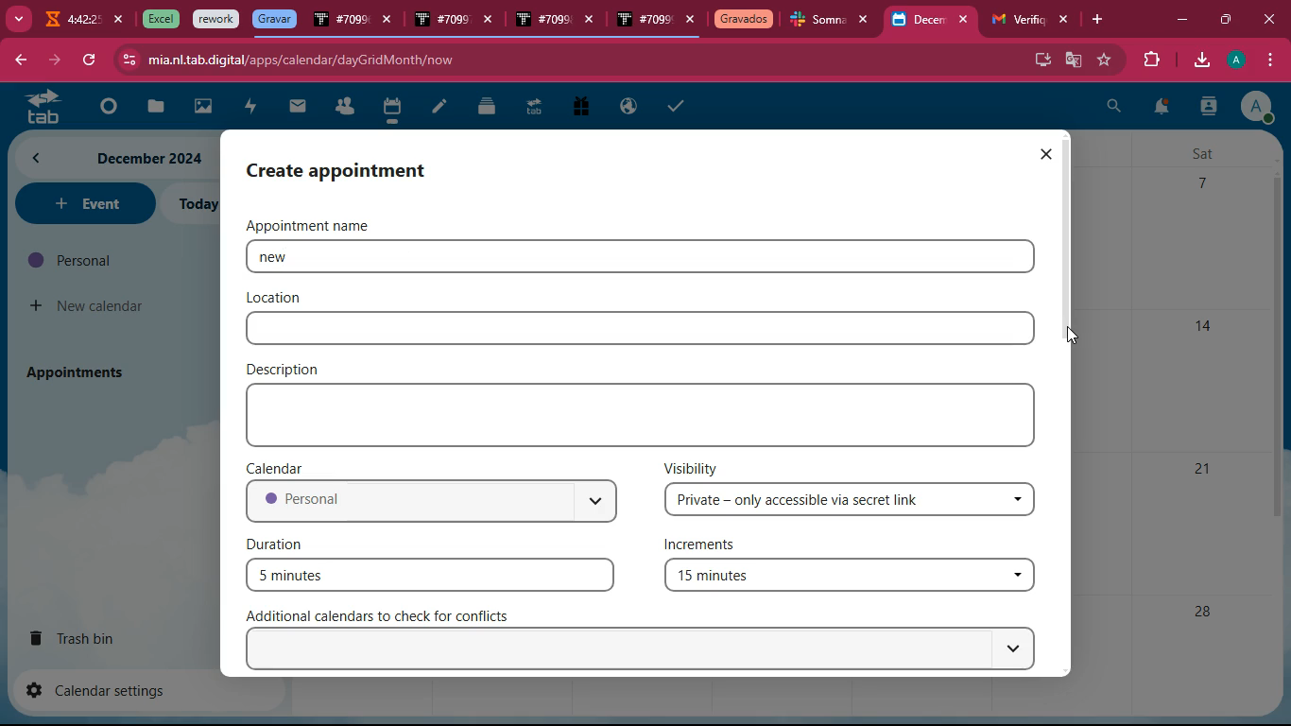 This screenshot has width=1291, height=726. What do you see at coordinates (869, 20) in the screenshot?
I see `close` at bounding box center [869, 20].